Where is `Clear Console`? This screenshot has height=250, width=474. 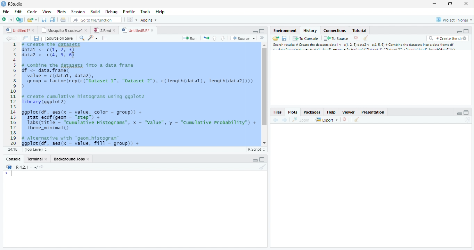 Clear Console is located at coordinates (264, 168).